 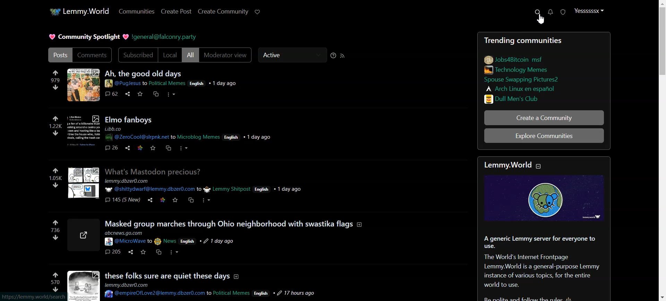 What do you see at coordinates (54, 133) in the screenshot?
I see `downvote` at bounding box center [54, 133].